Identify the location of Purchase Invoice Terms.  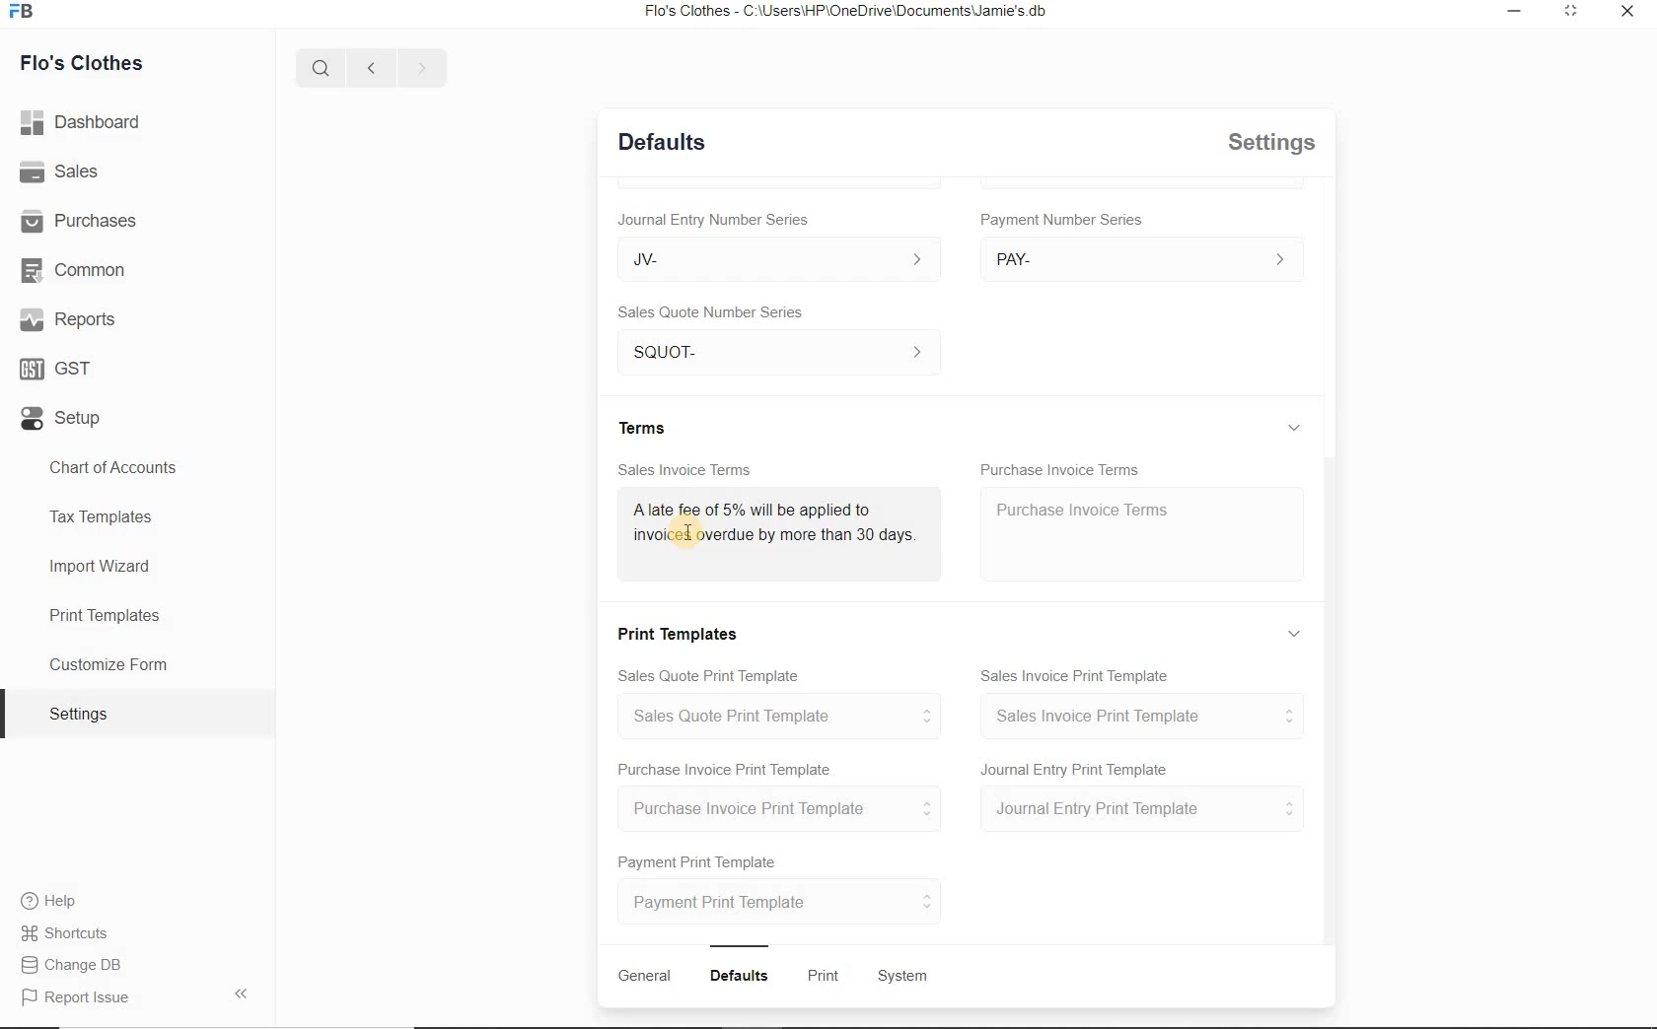
(1080, 508).